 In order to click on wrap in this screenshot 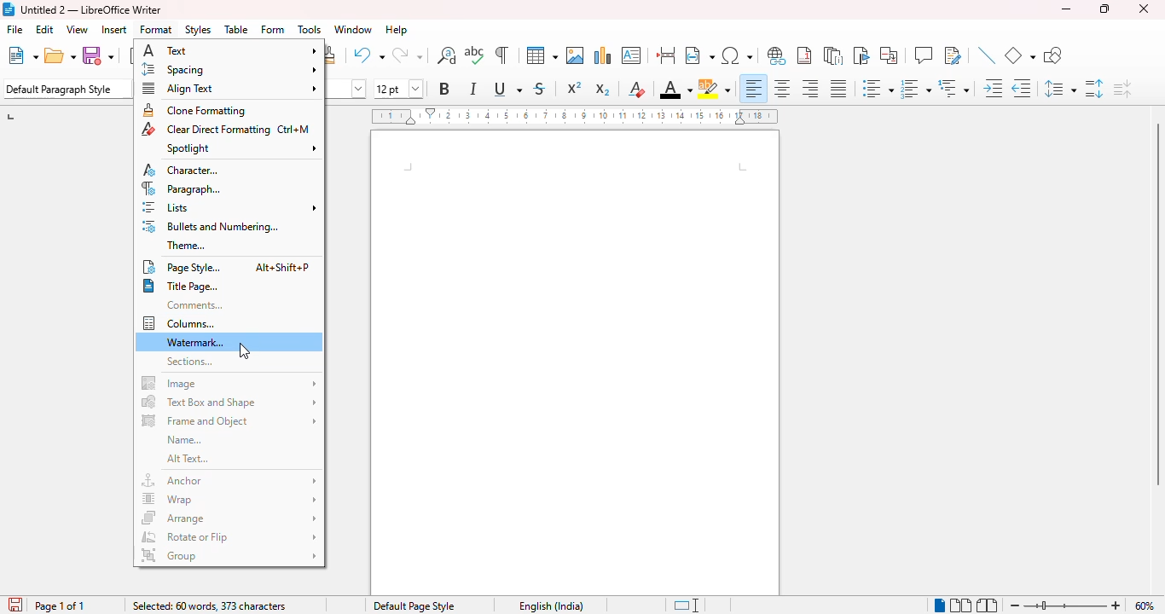, I will do `click(229, 499)`.